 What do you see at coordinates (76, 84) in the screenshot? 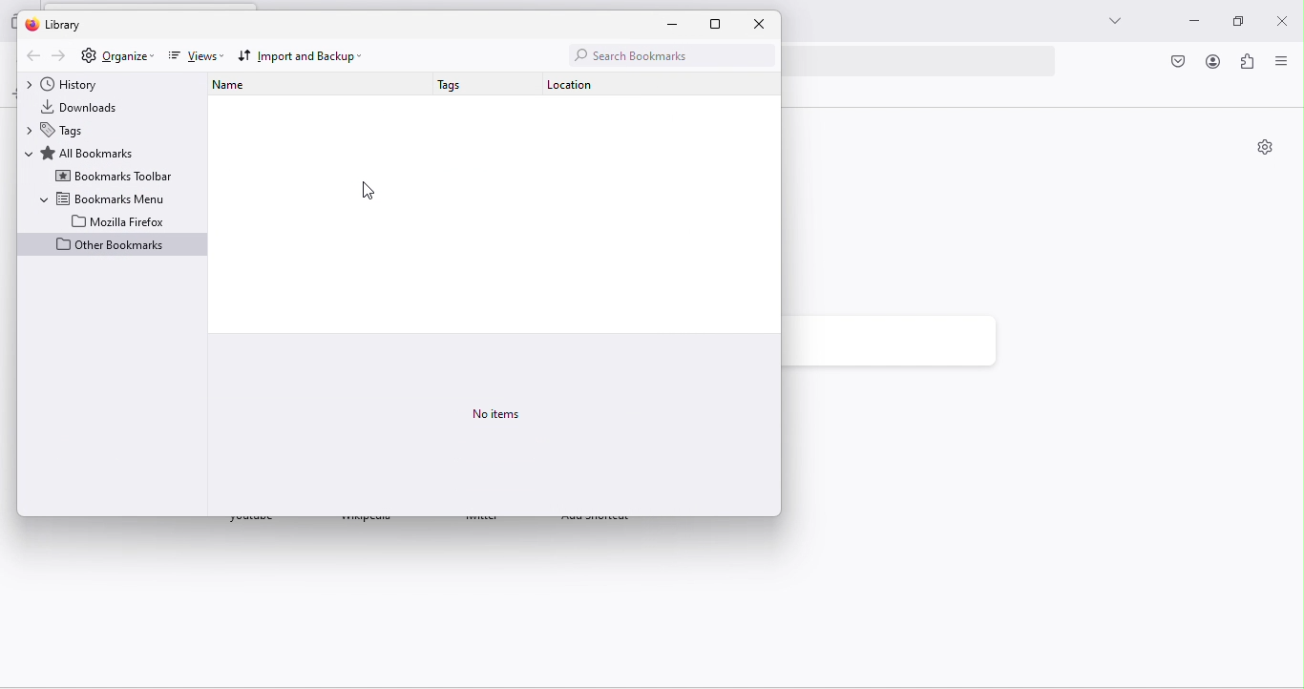
I see `history` at bounding box center [76, 84].